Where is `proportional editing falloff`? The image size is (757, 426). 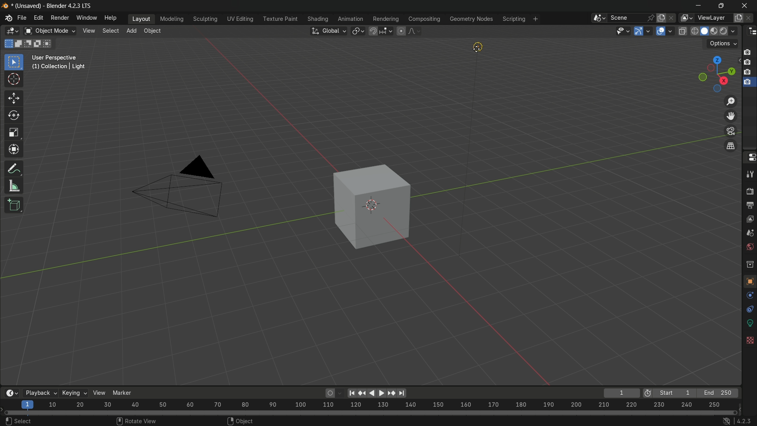
proportional editing falloff is located at coordinates (415, 31).